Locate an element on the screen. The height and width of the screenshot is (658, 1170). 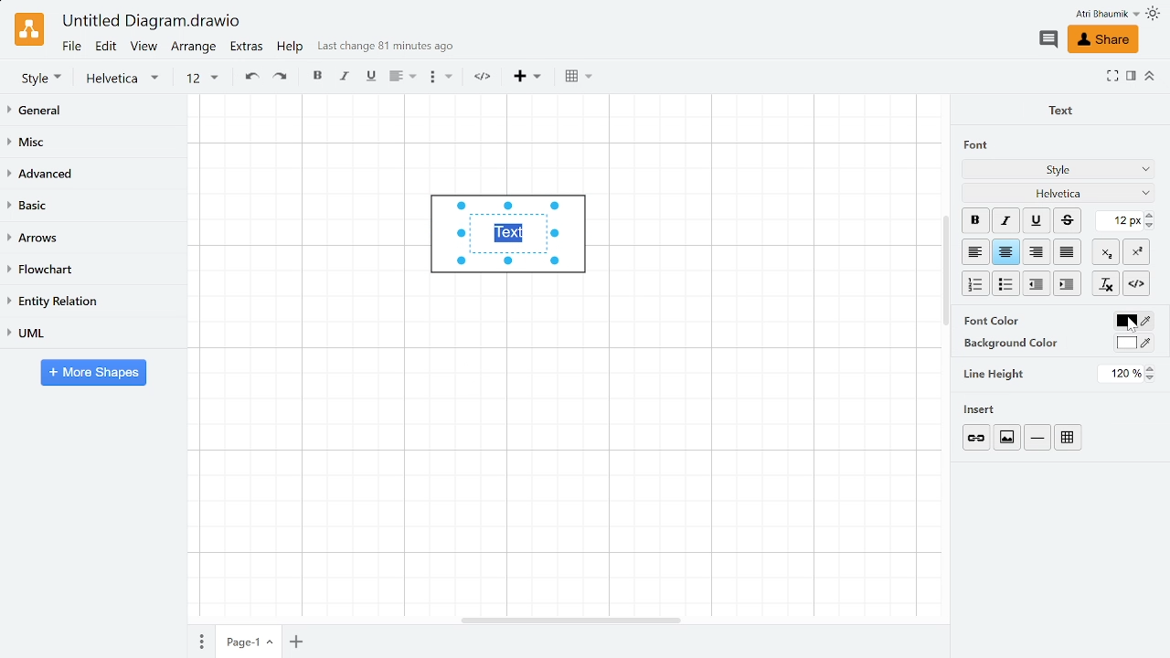
Horizontal scrollbar is located at coordinates (572, 619).